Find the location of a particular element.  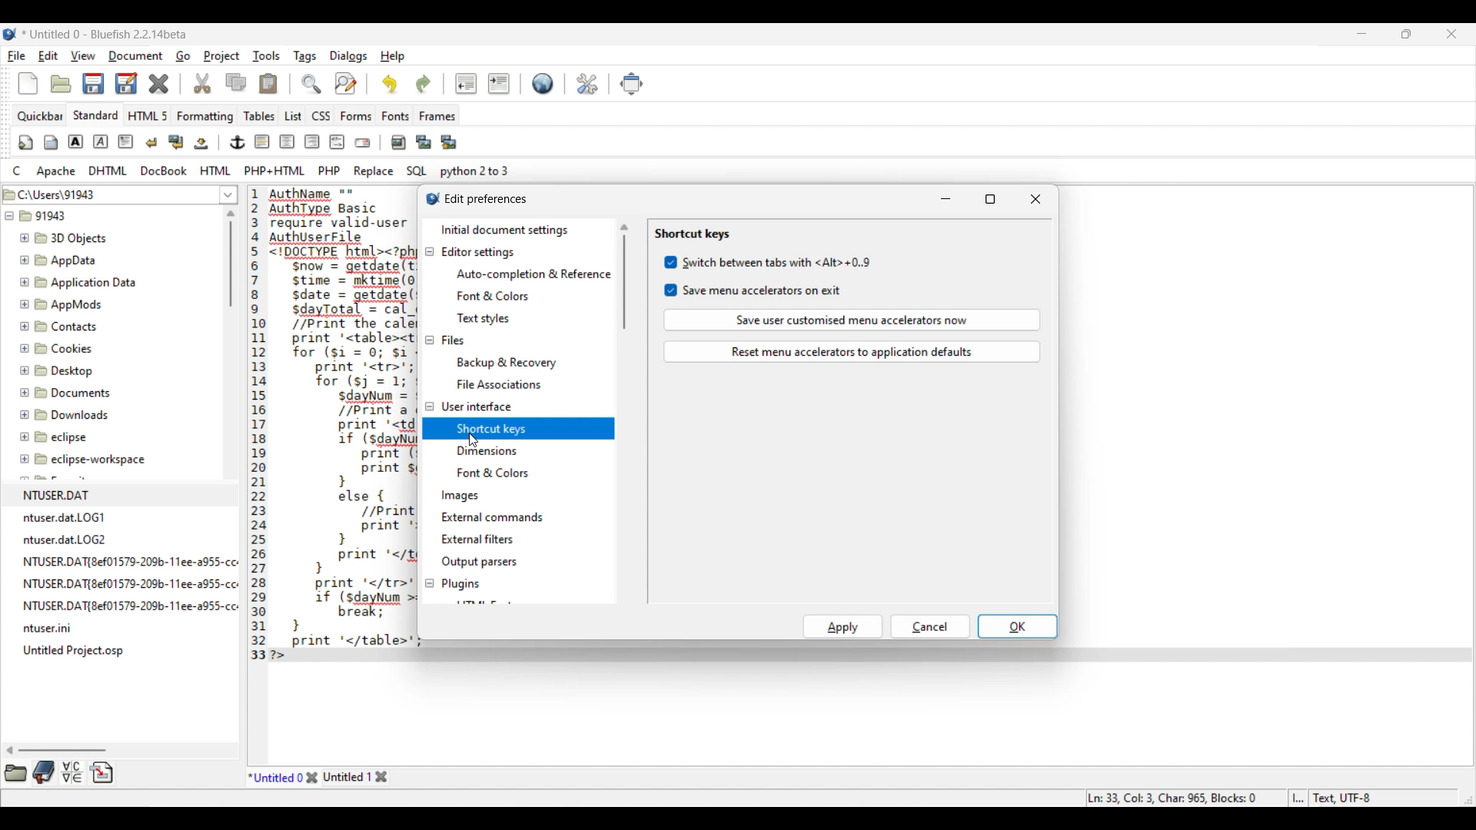

BF eclipse is located at coordinates (73, 437).